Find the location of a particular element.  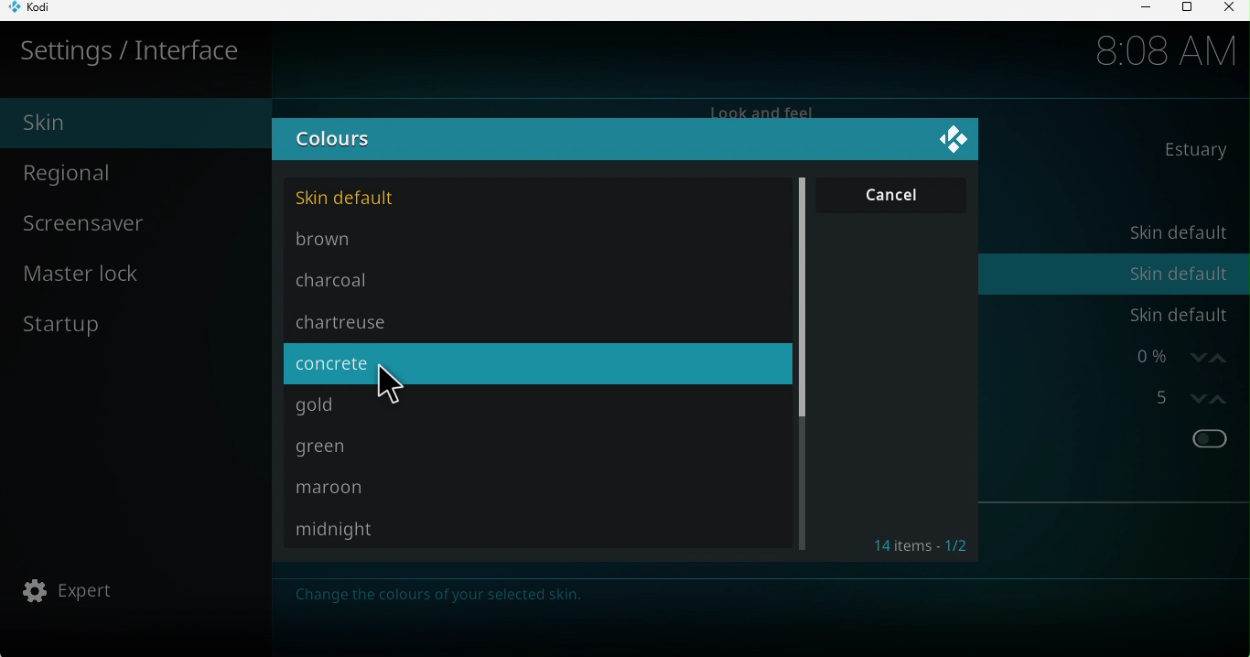

Cancel is located at coordinates (886, 197).